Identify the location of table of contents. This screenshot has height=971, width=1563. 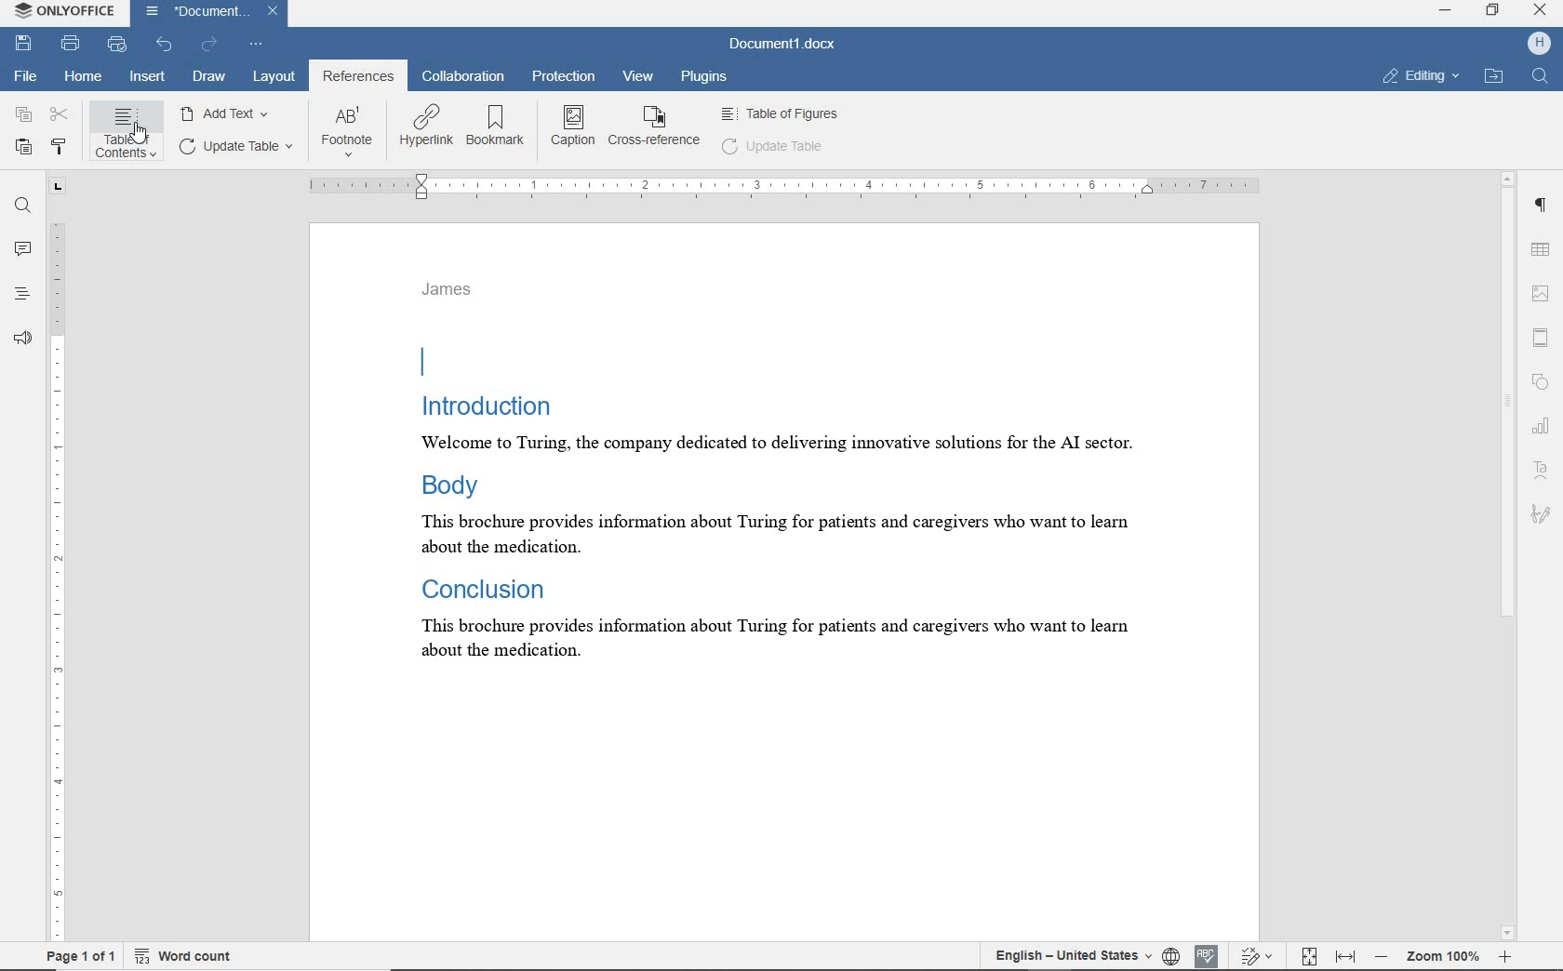
(128, 135).